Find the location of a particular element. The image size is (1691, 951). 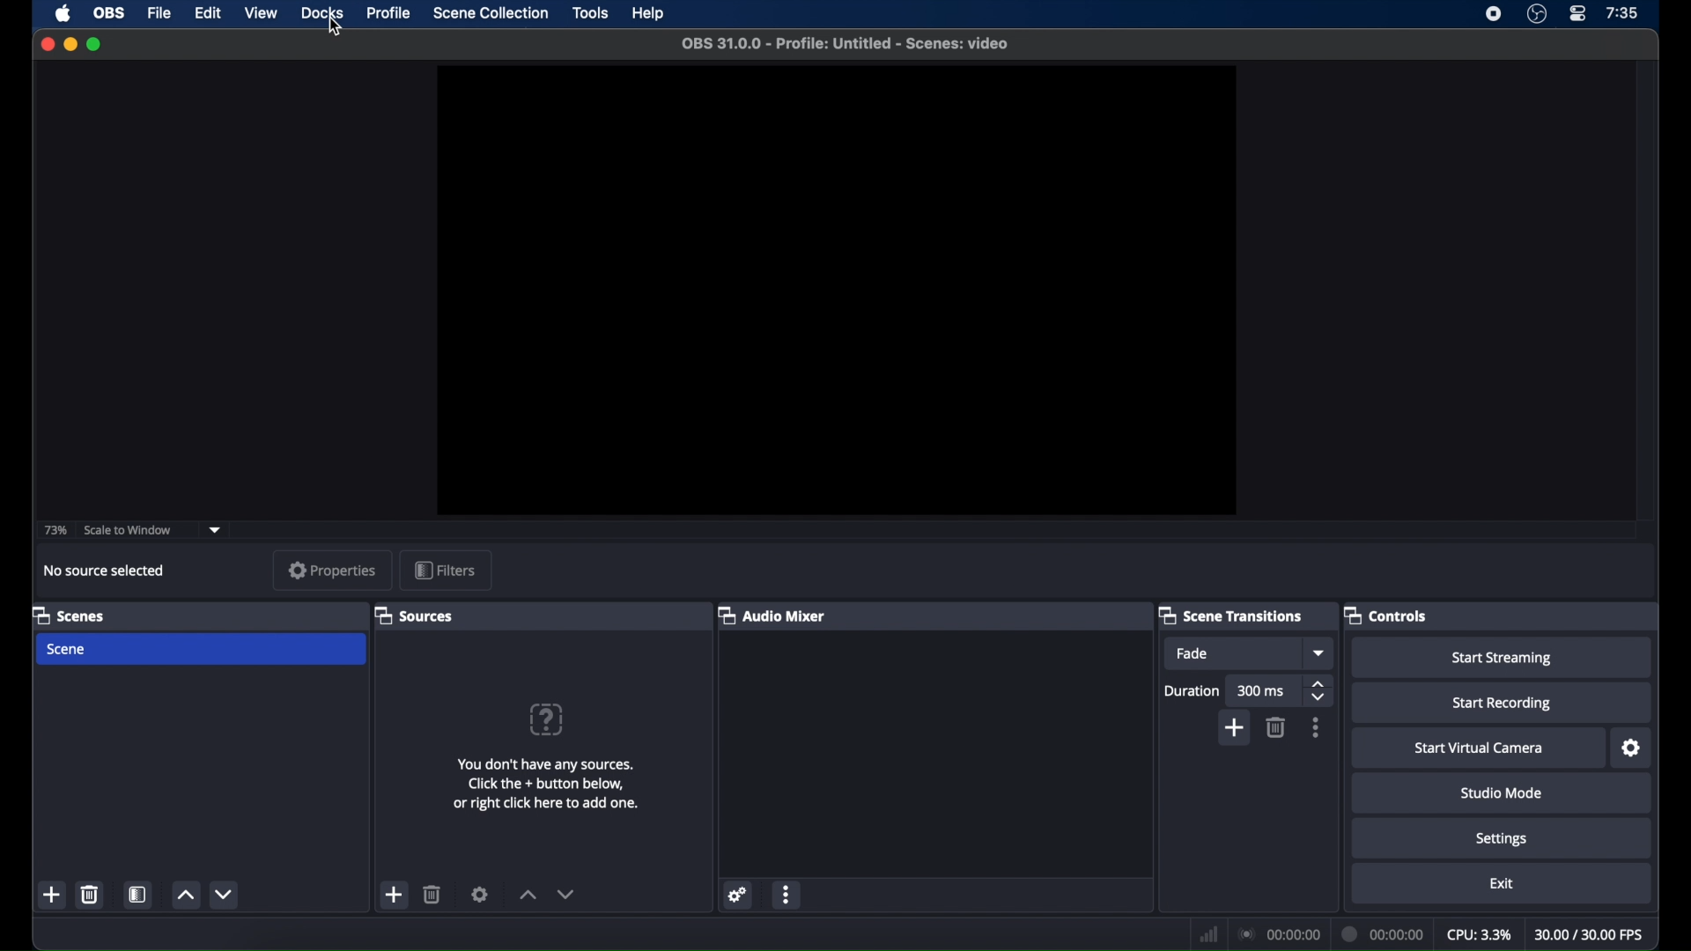

properties is located at coordinates (332, 570).